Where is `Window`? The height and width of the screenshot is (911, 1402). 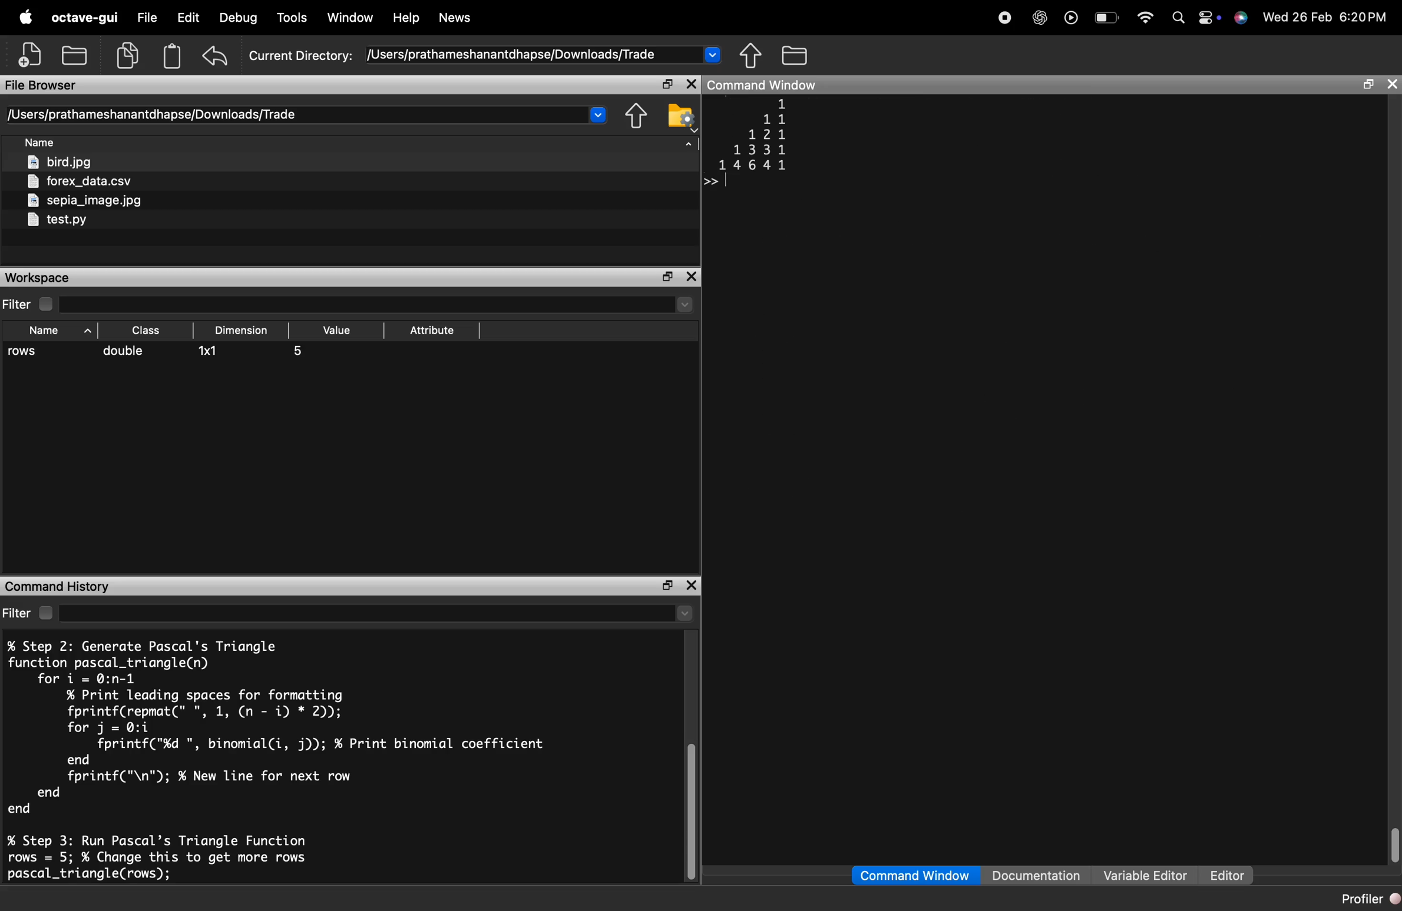
Window is located at coordinates (350, 17).